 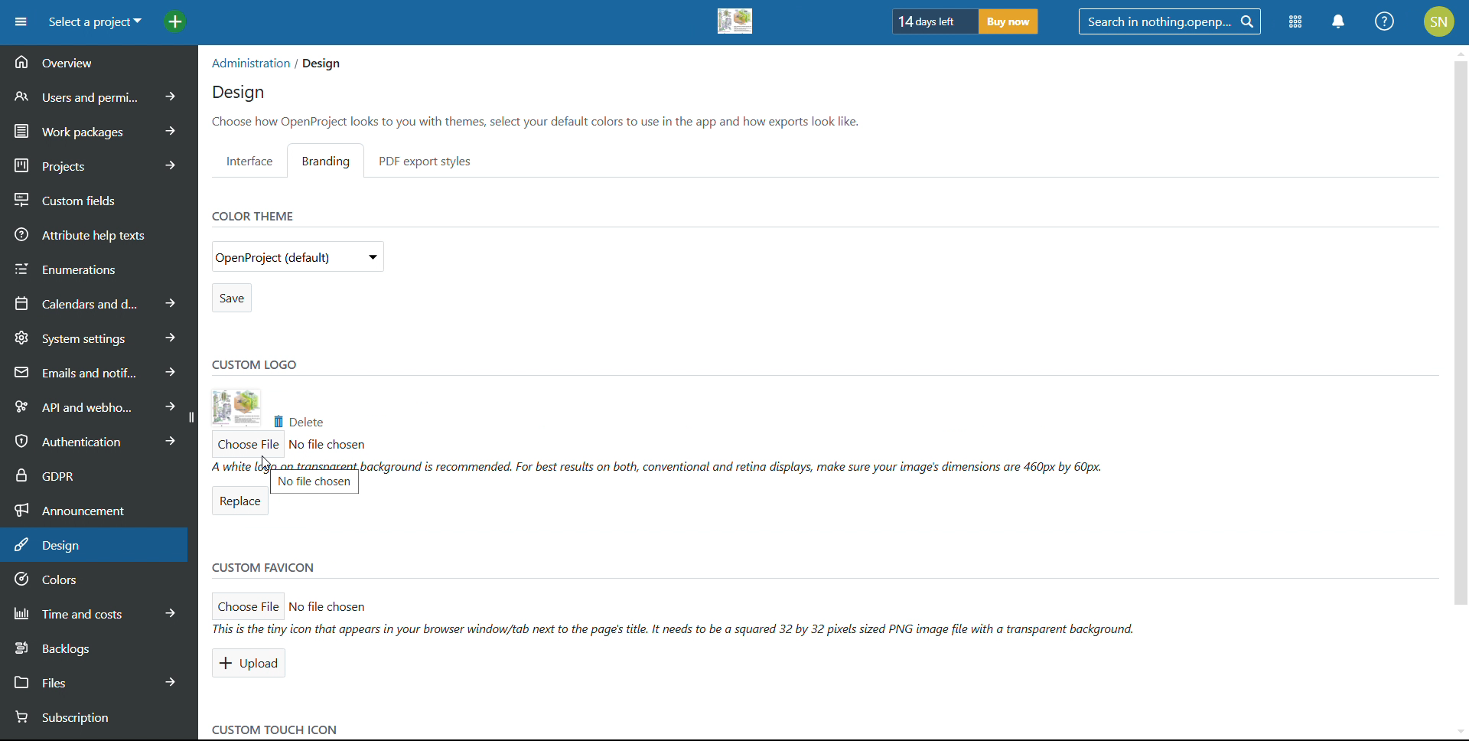 I want to click on subsription, so click(x=88, y=718).